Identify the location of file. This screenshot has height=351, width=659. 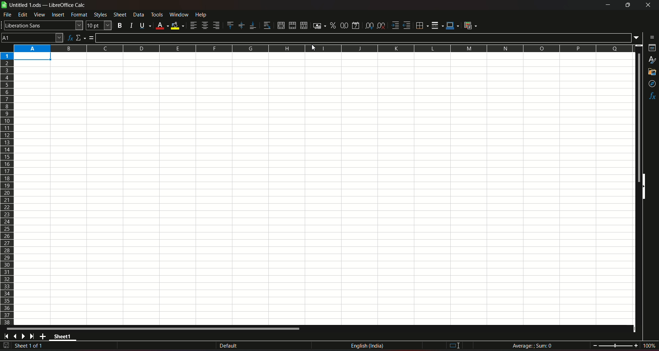
(8, 16).